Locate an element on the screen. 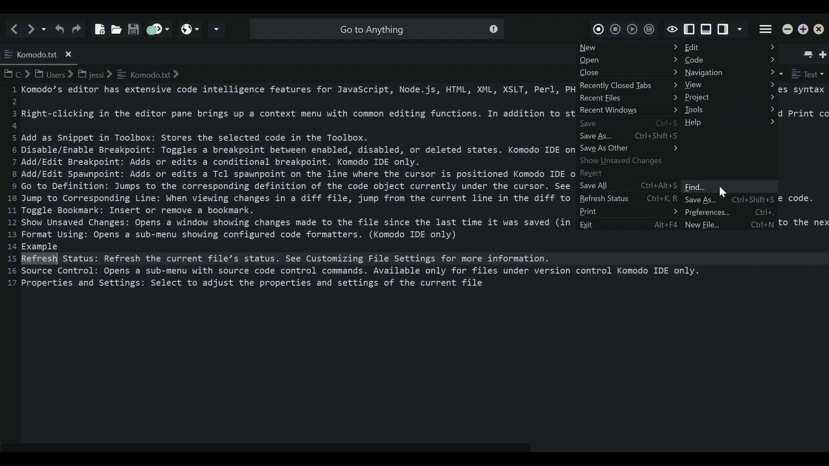 This screenshot has height=466, width=829. Redo is located at coordinates (78, 28).